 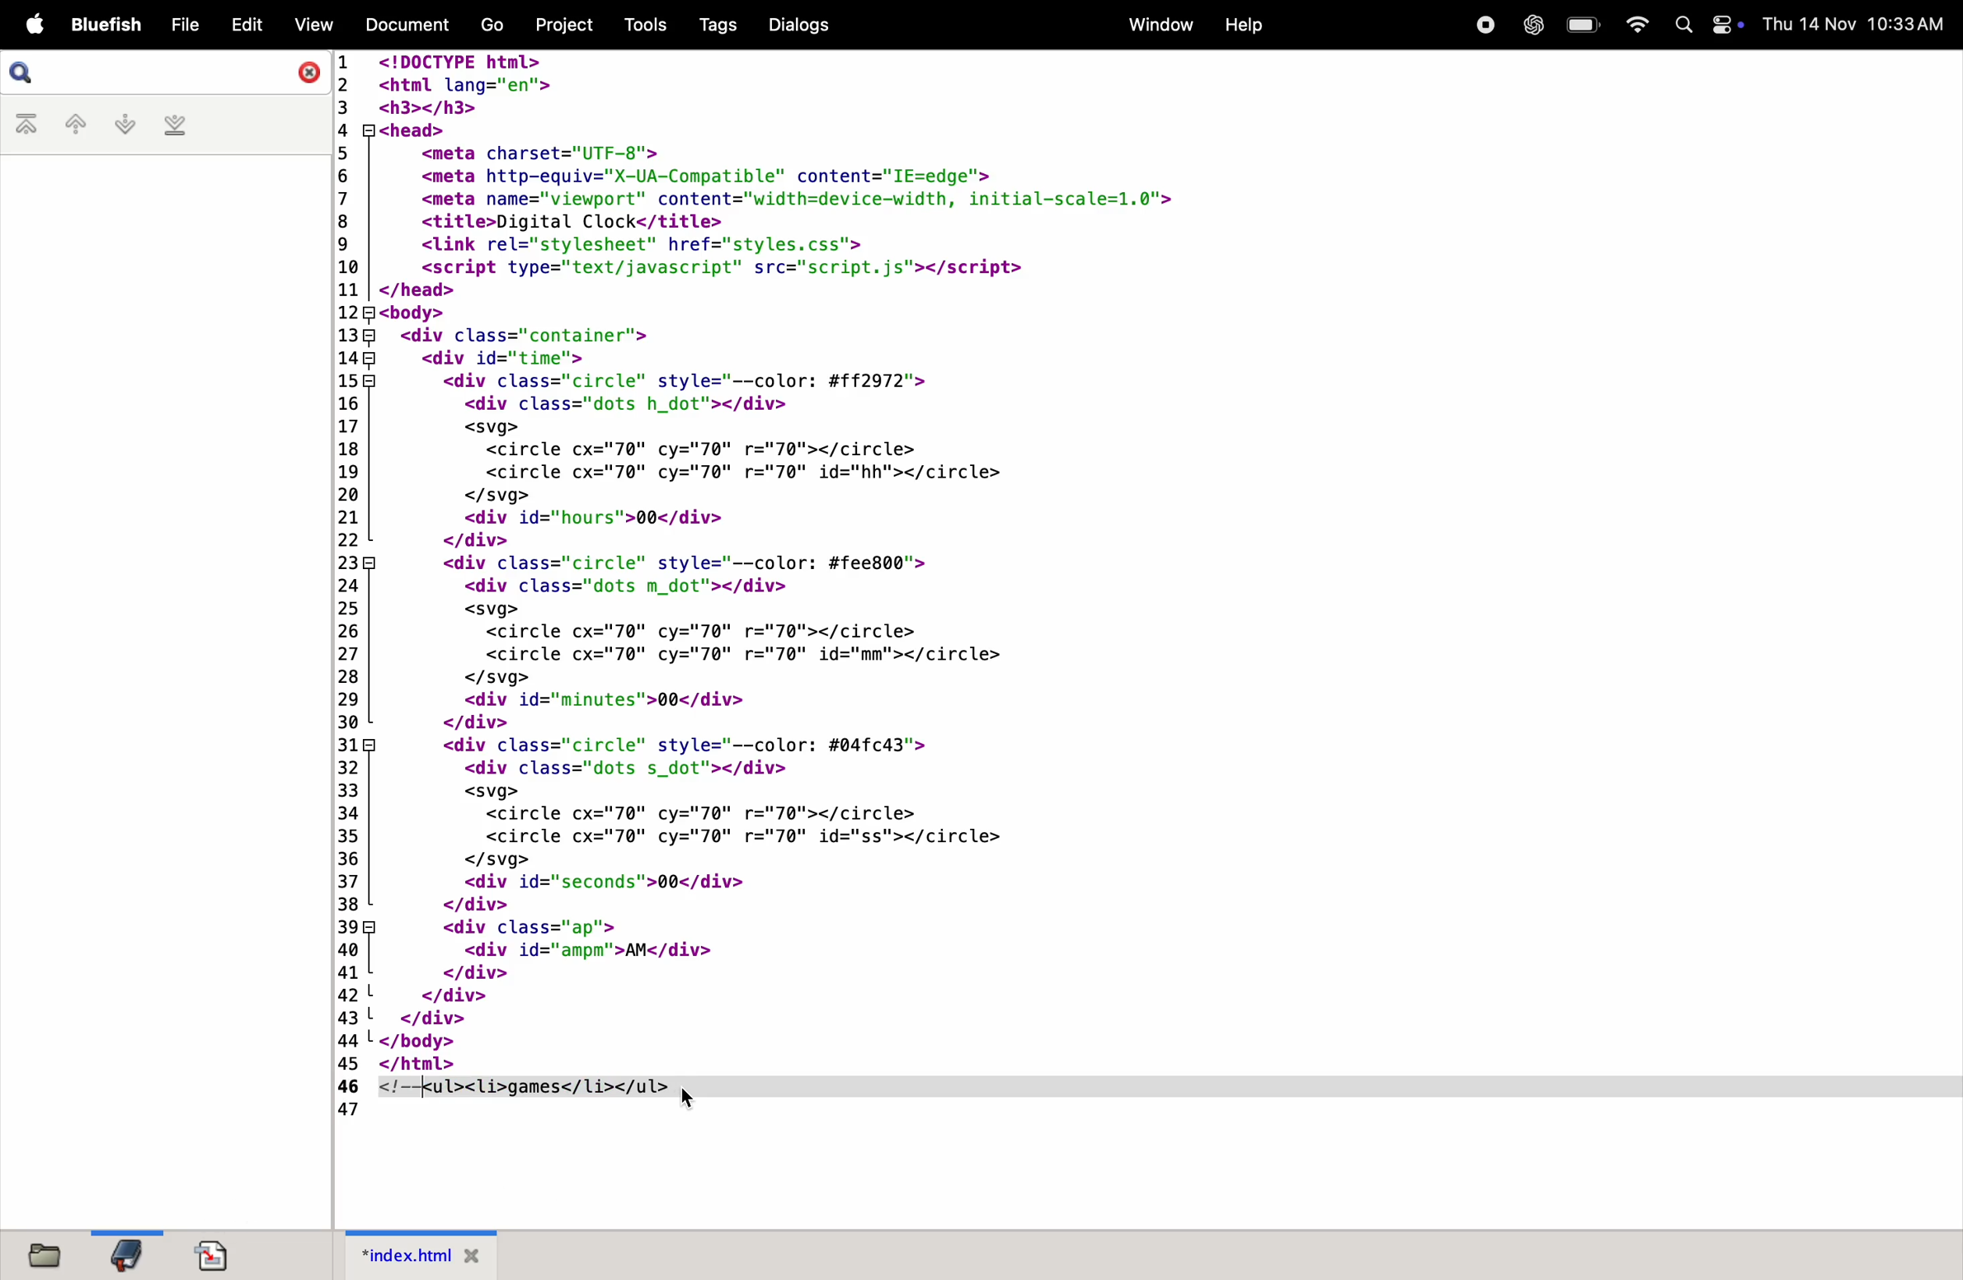 I want to click on tools, so click(x=638, y=23).